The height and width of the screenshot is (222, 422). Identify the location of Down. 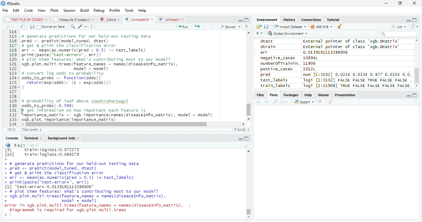
(212, 26).